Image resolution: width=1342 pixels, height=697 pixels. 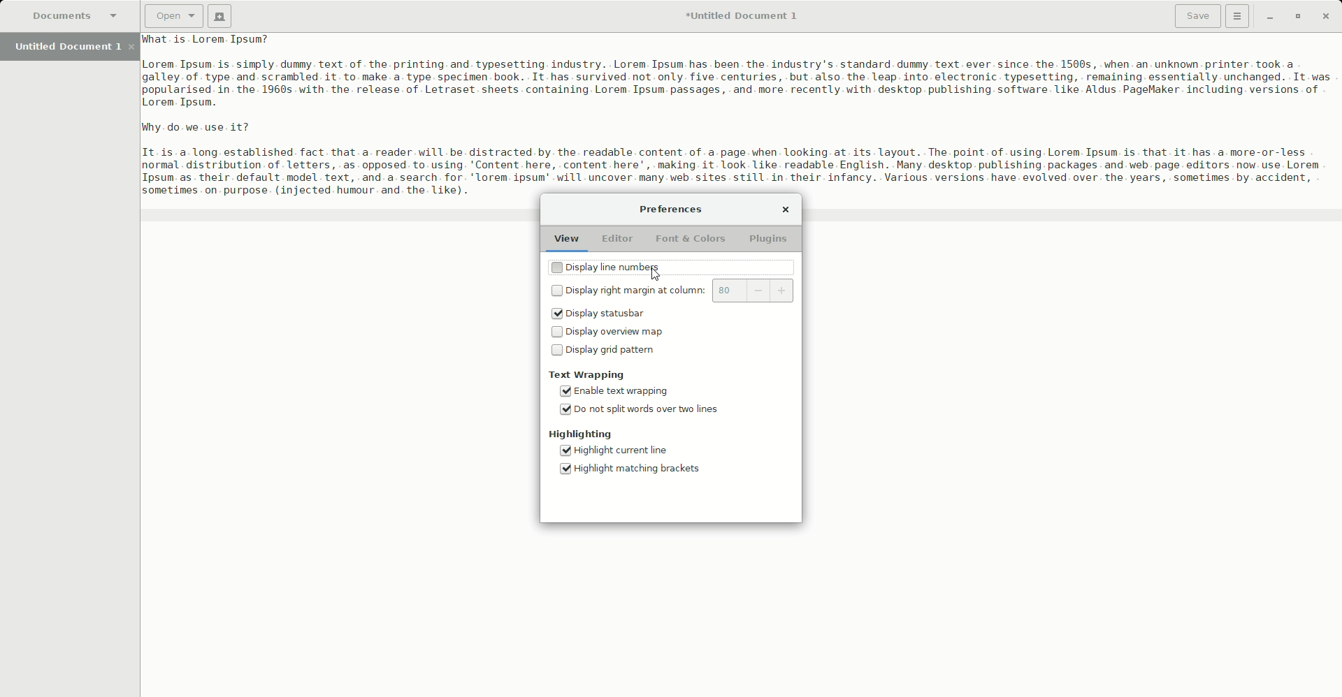 What do you see at coordinates (737, 113) in the screenshot?
I see `Paragraphs` at bounding box center [737, 113].